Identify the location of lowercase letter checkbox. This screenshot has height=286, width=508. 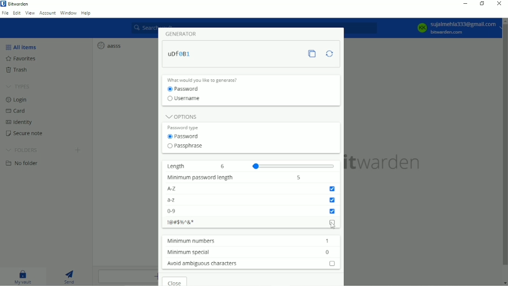
(332, 201).